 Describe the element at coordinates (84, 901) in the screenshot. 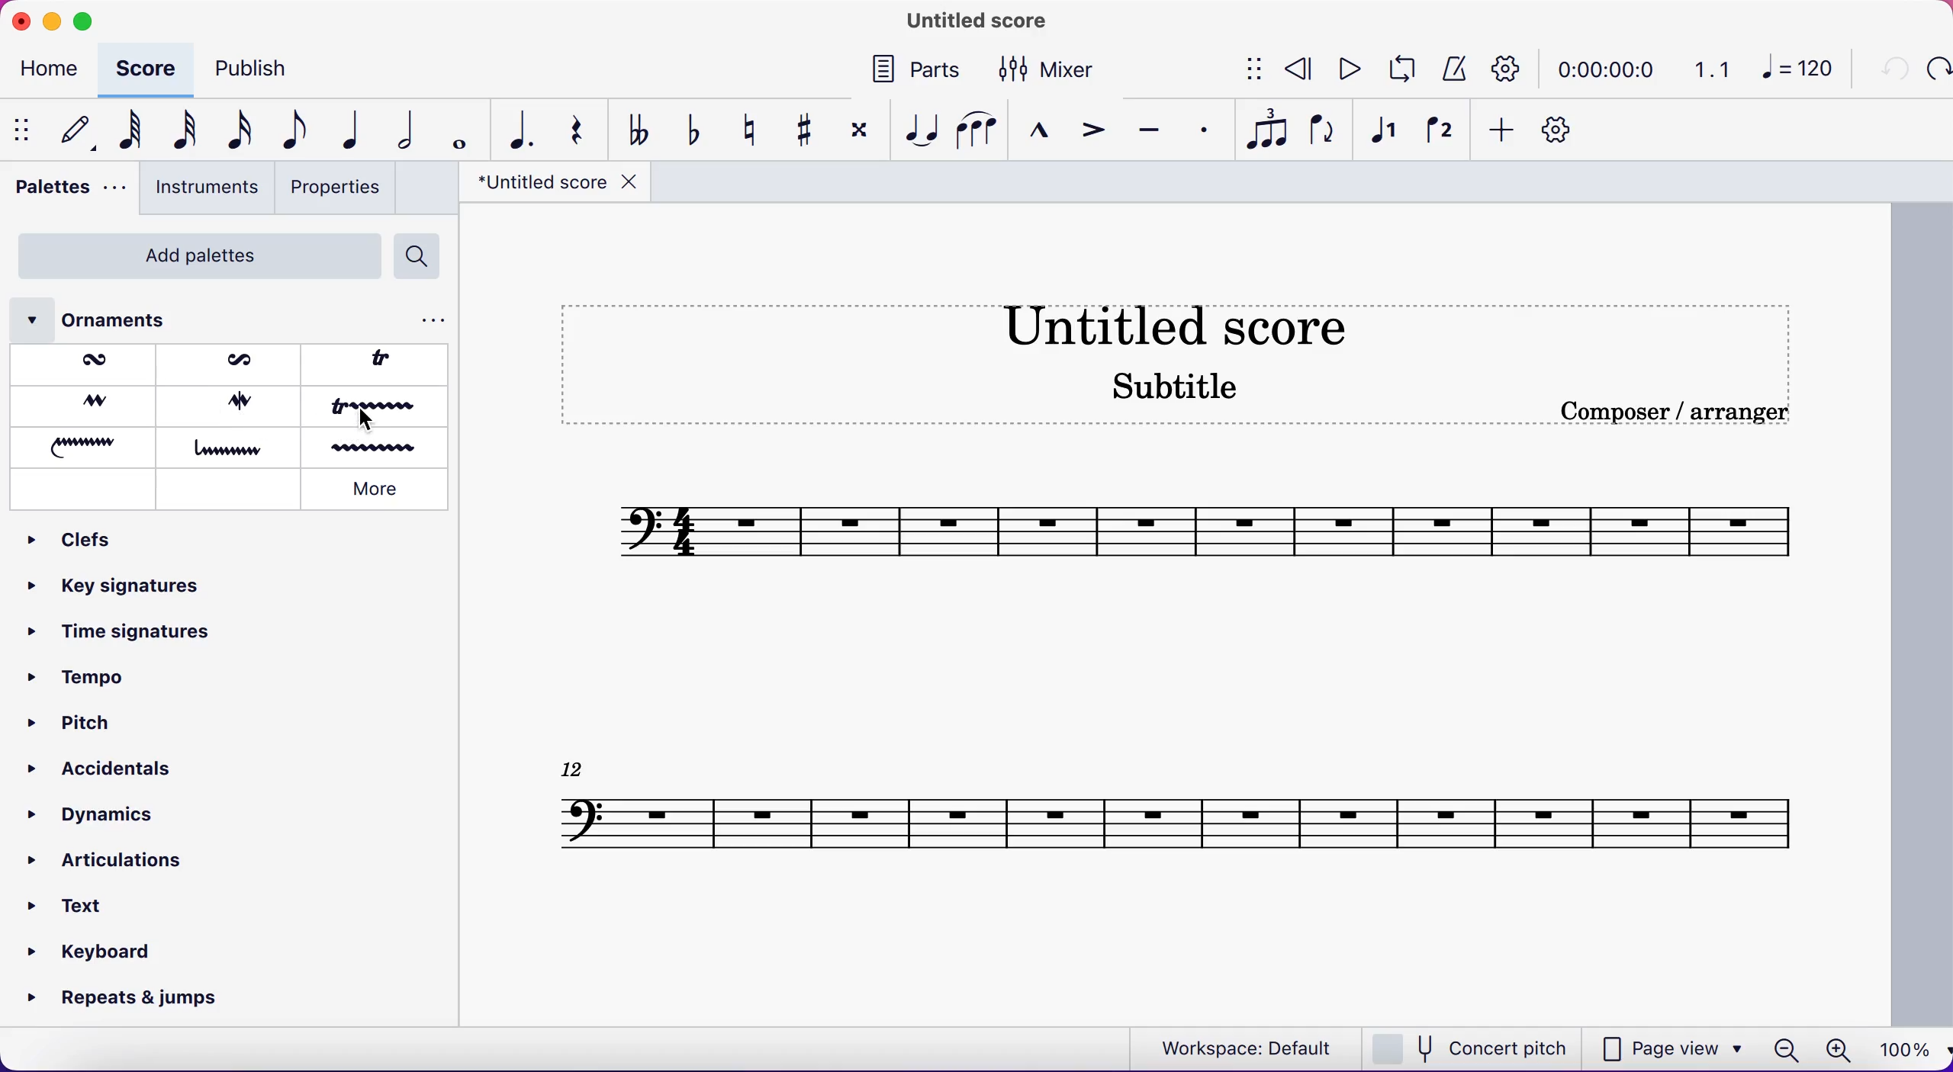

I see `text` at that location.